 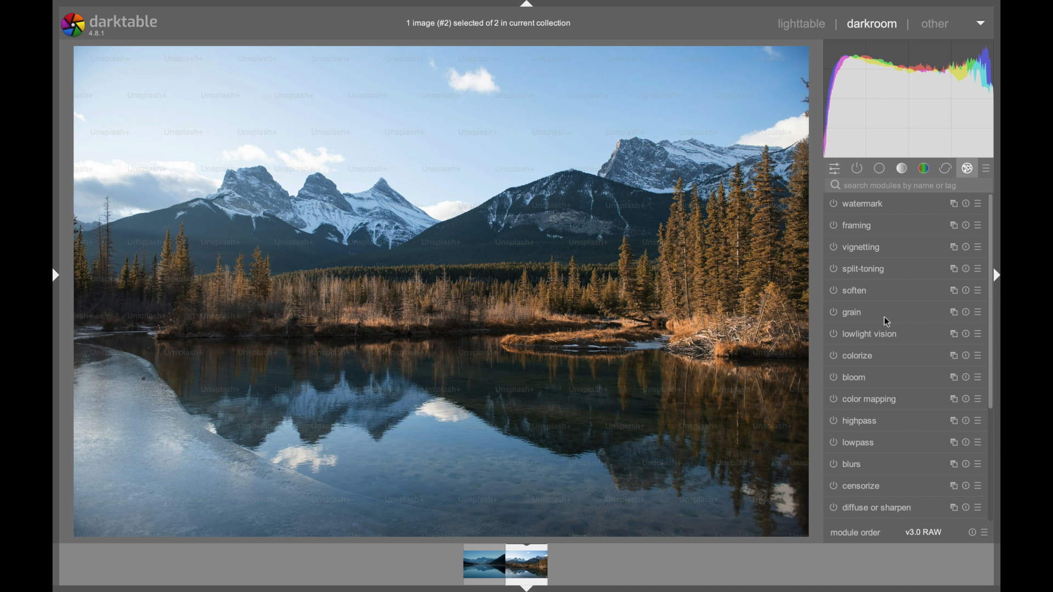 I want to click on correct, so click(x=946, y=168).